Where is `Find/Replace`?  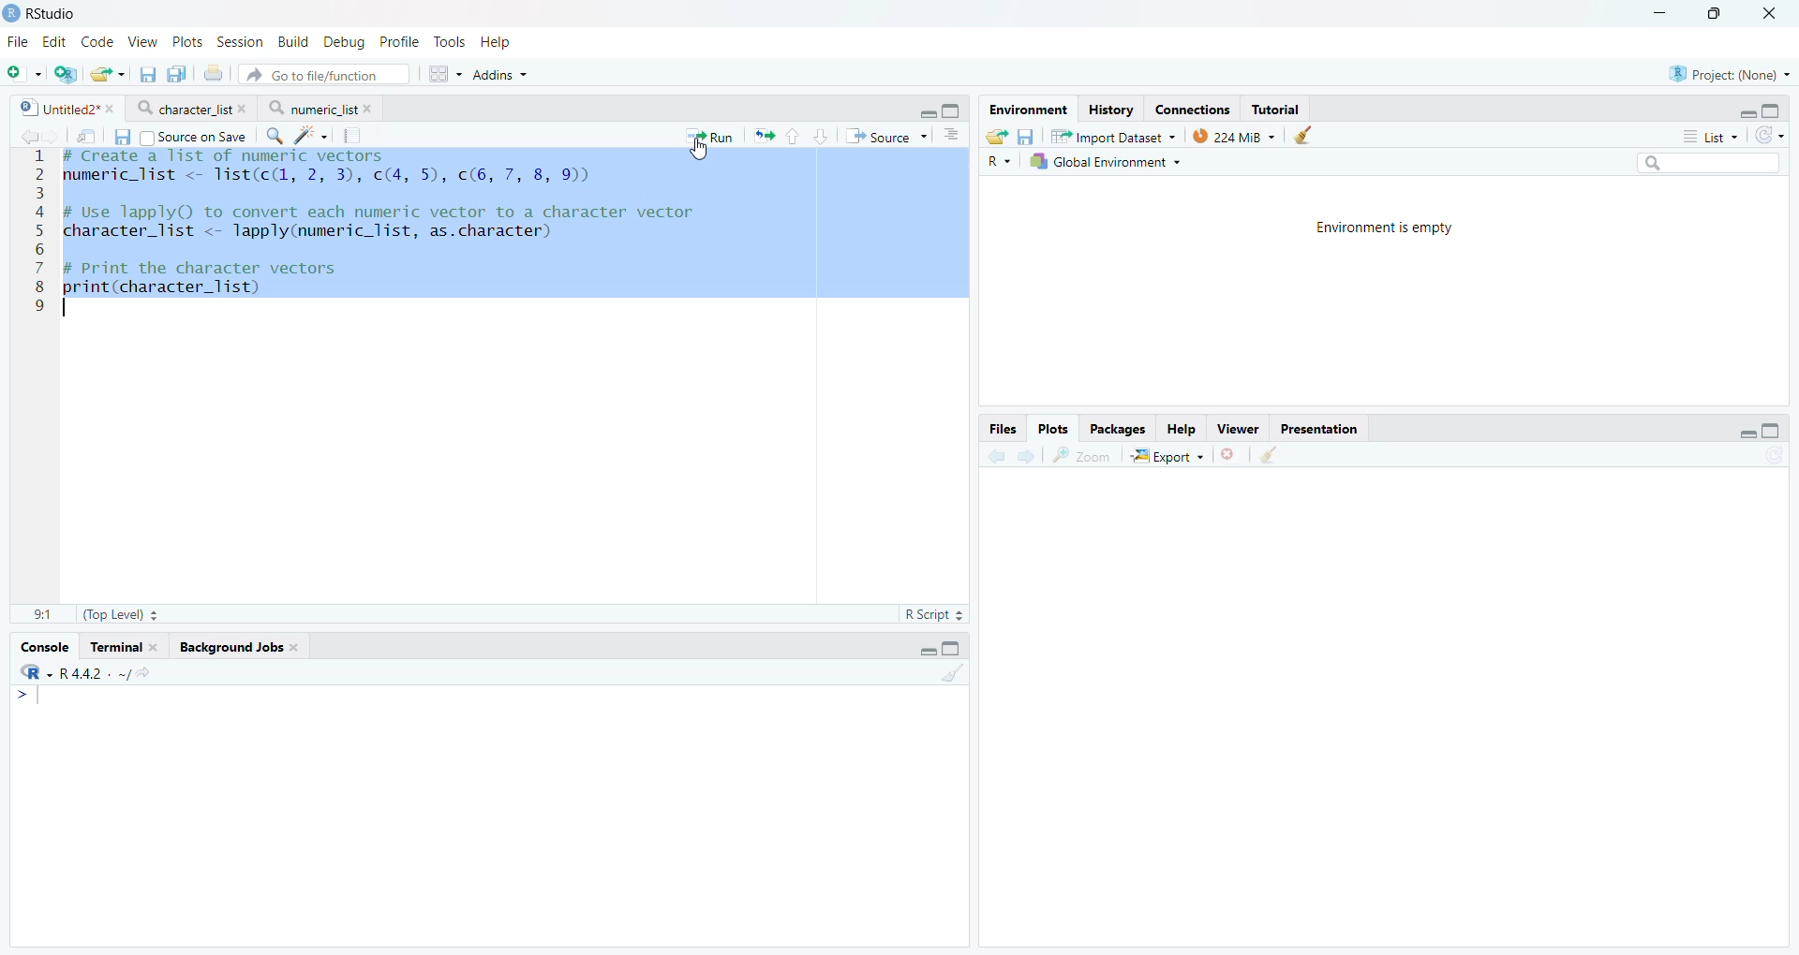 Find/Replace is located at coordinates (275, 137).